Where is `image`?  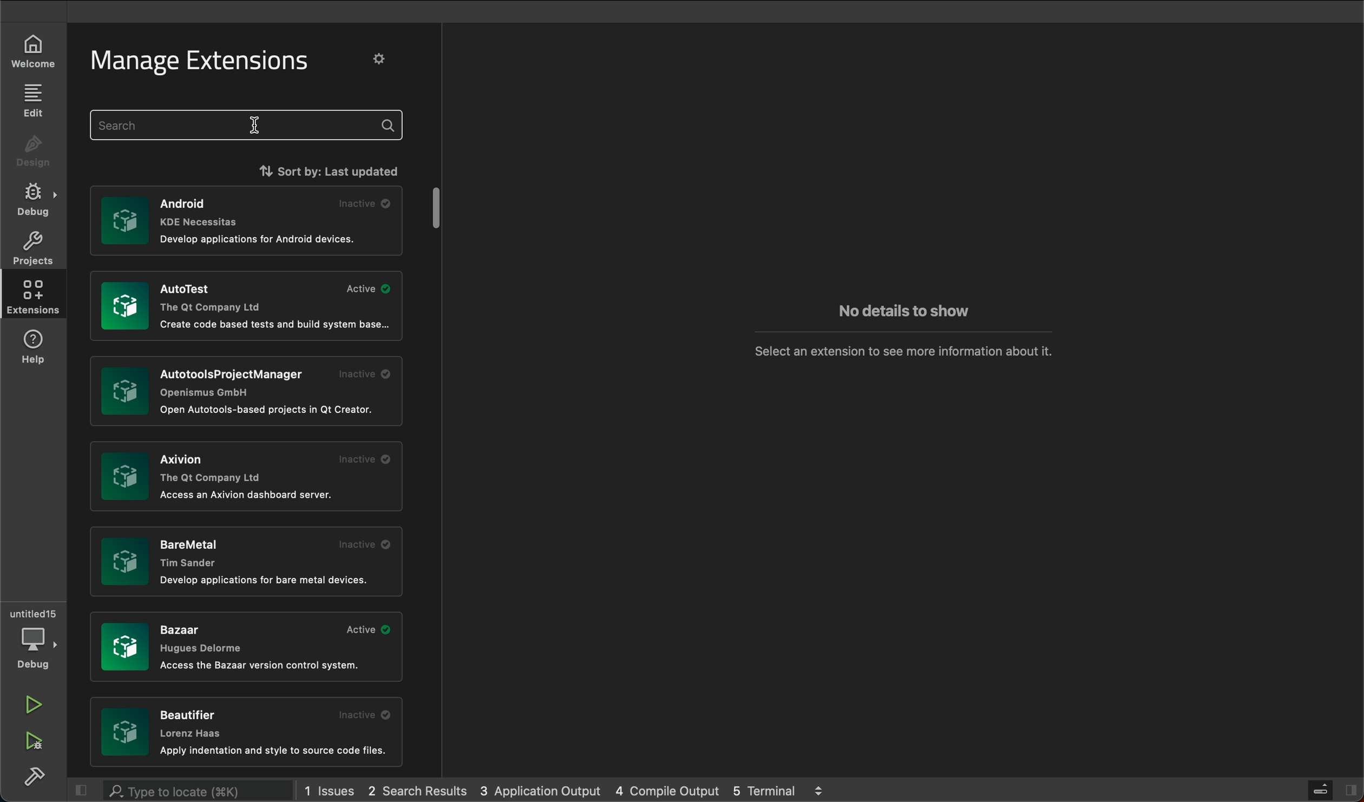 image is located at coordinates (126, 221).